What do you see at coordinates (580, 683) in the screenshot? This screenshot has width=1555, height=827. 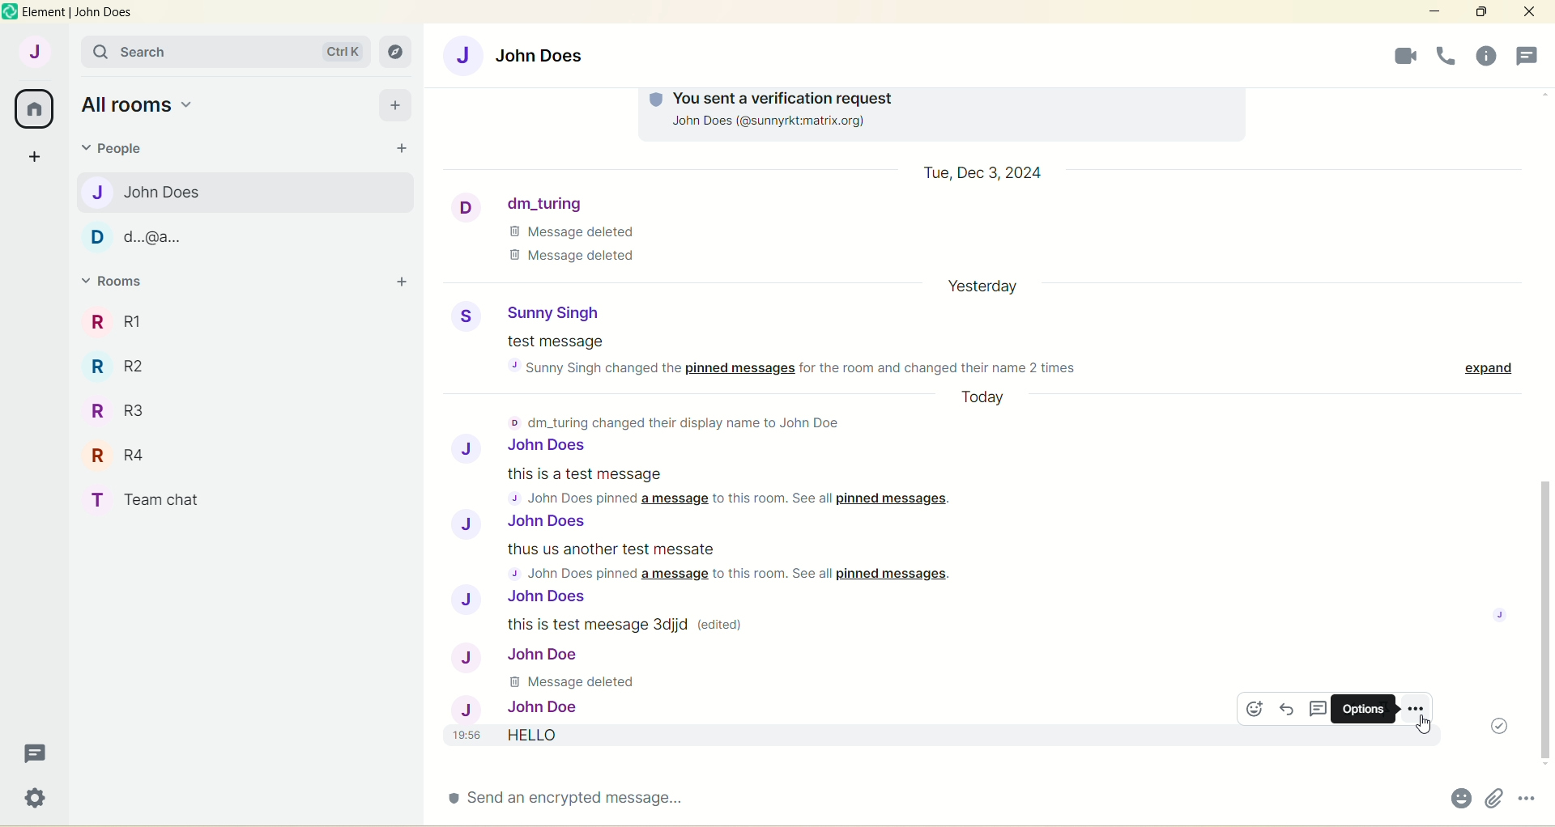 I see `Message Deleted` at bounding box center [580, 683].